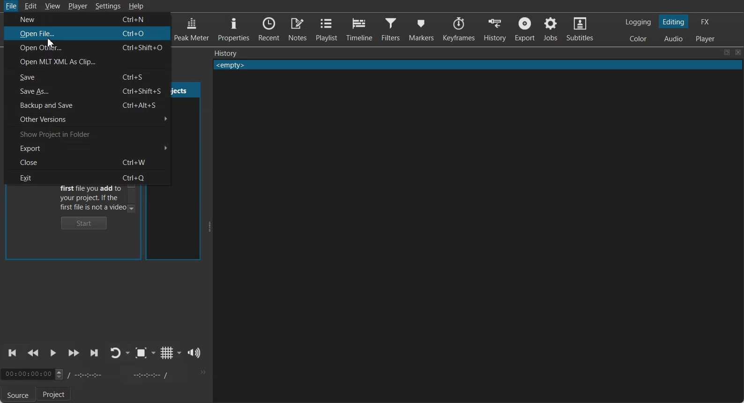 This screenshot has width=744, height=403. I want to click on More, so click(202, 372).